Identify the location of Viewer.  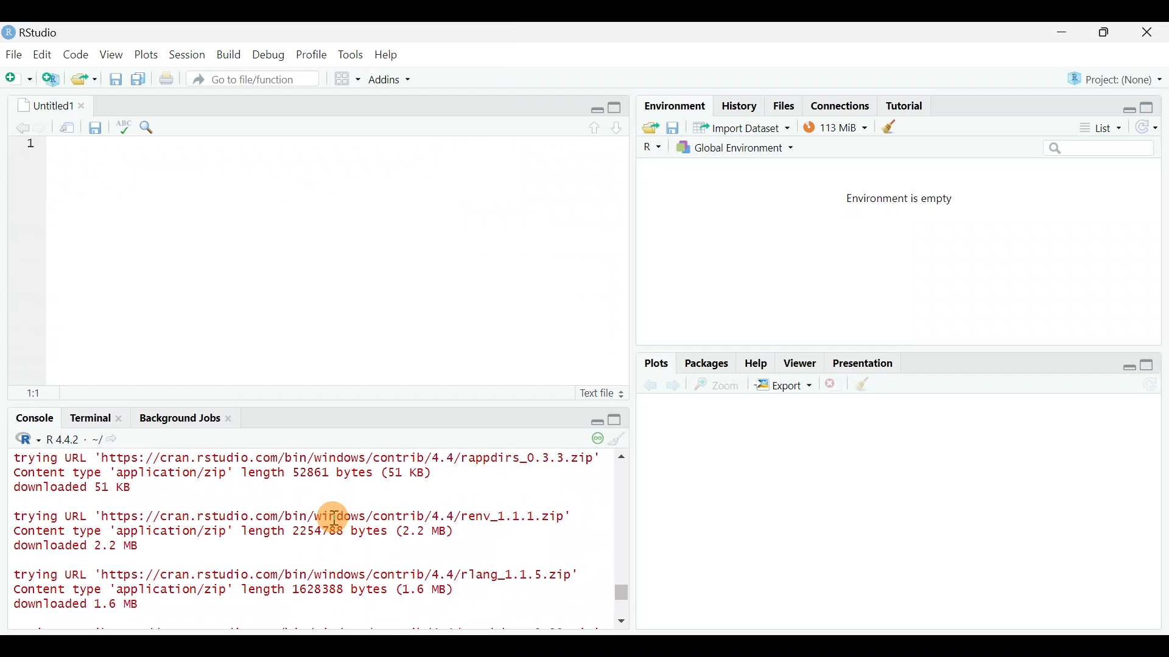
(800, 364).